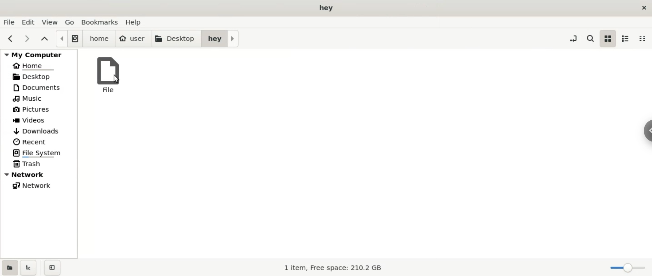 This screenshot has height=276, width=652. I want to click on user, so click(133, 39).